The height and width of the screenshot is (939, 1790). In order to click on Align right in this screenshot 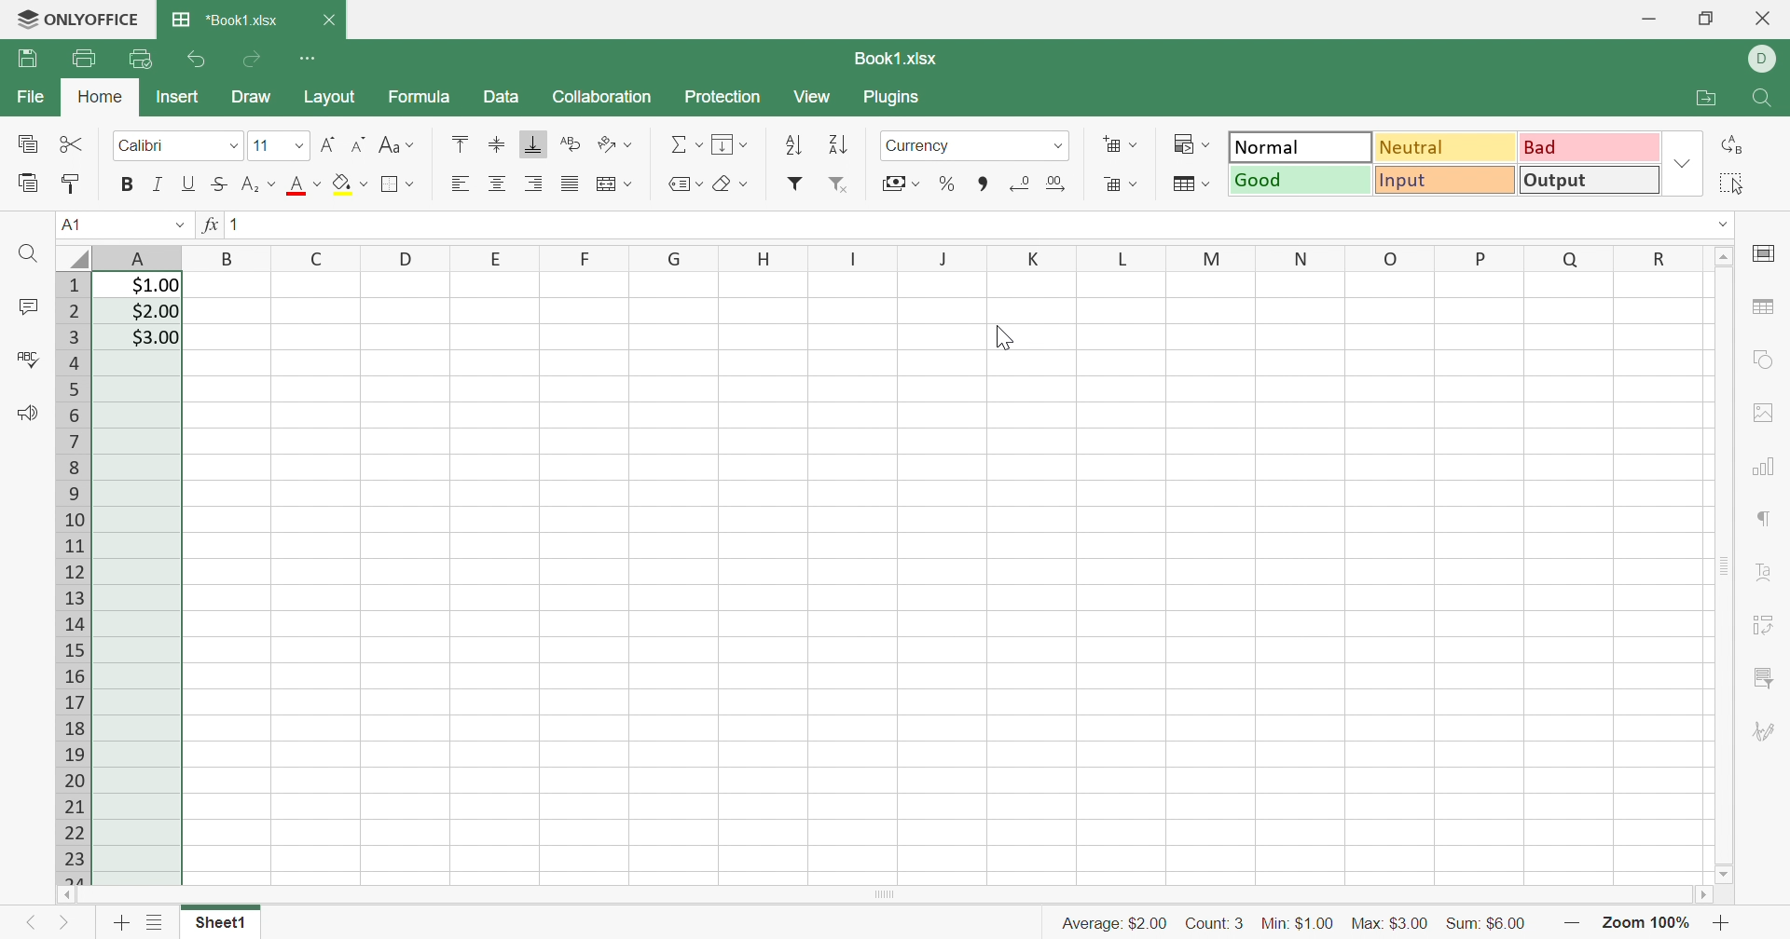, I will do `click(537, 184)`.